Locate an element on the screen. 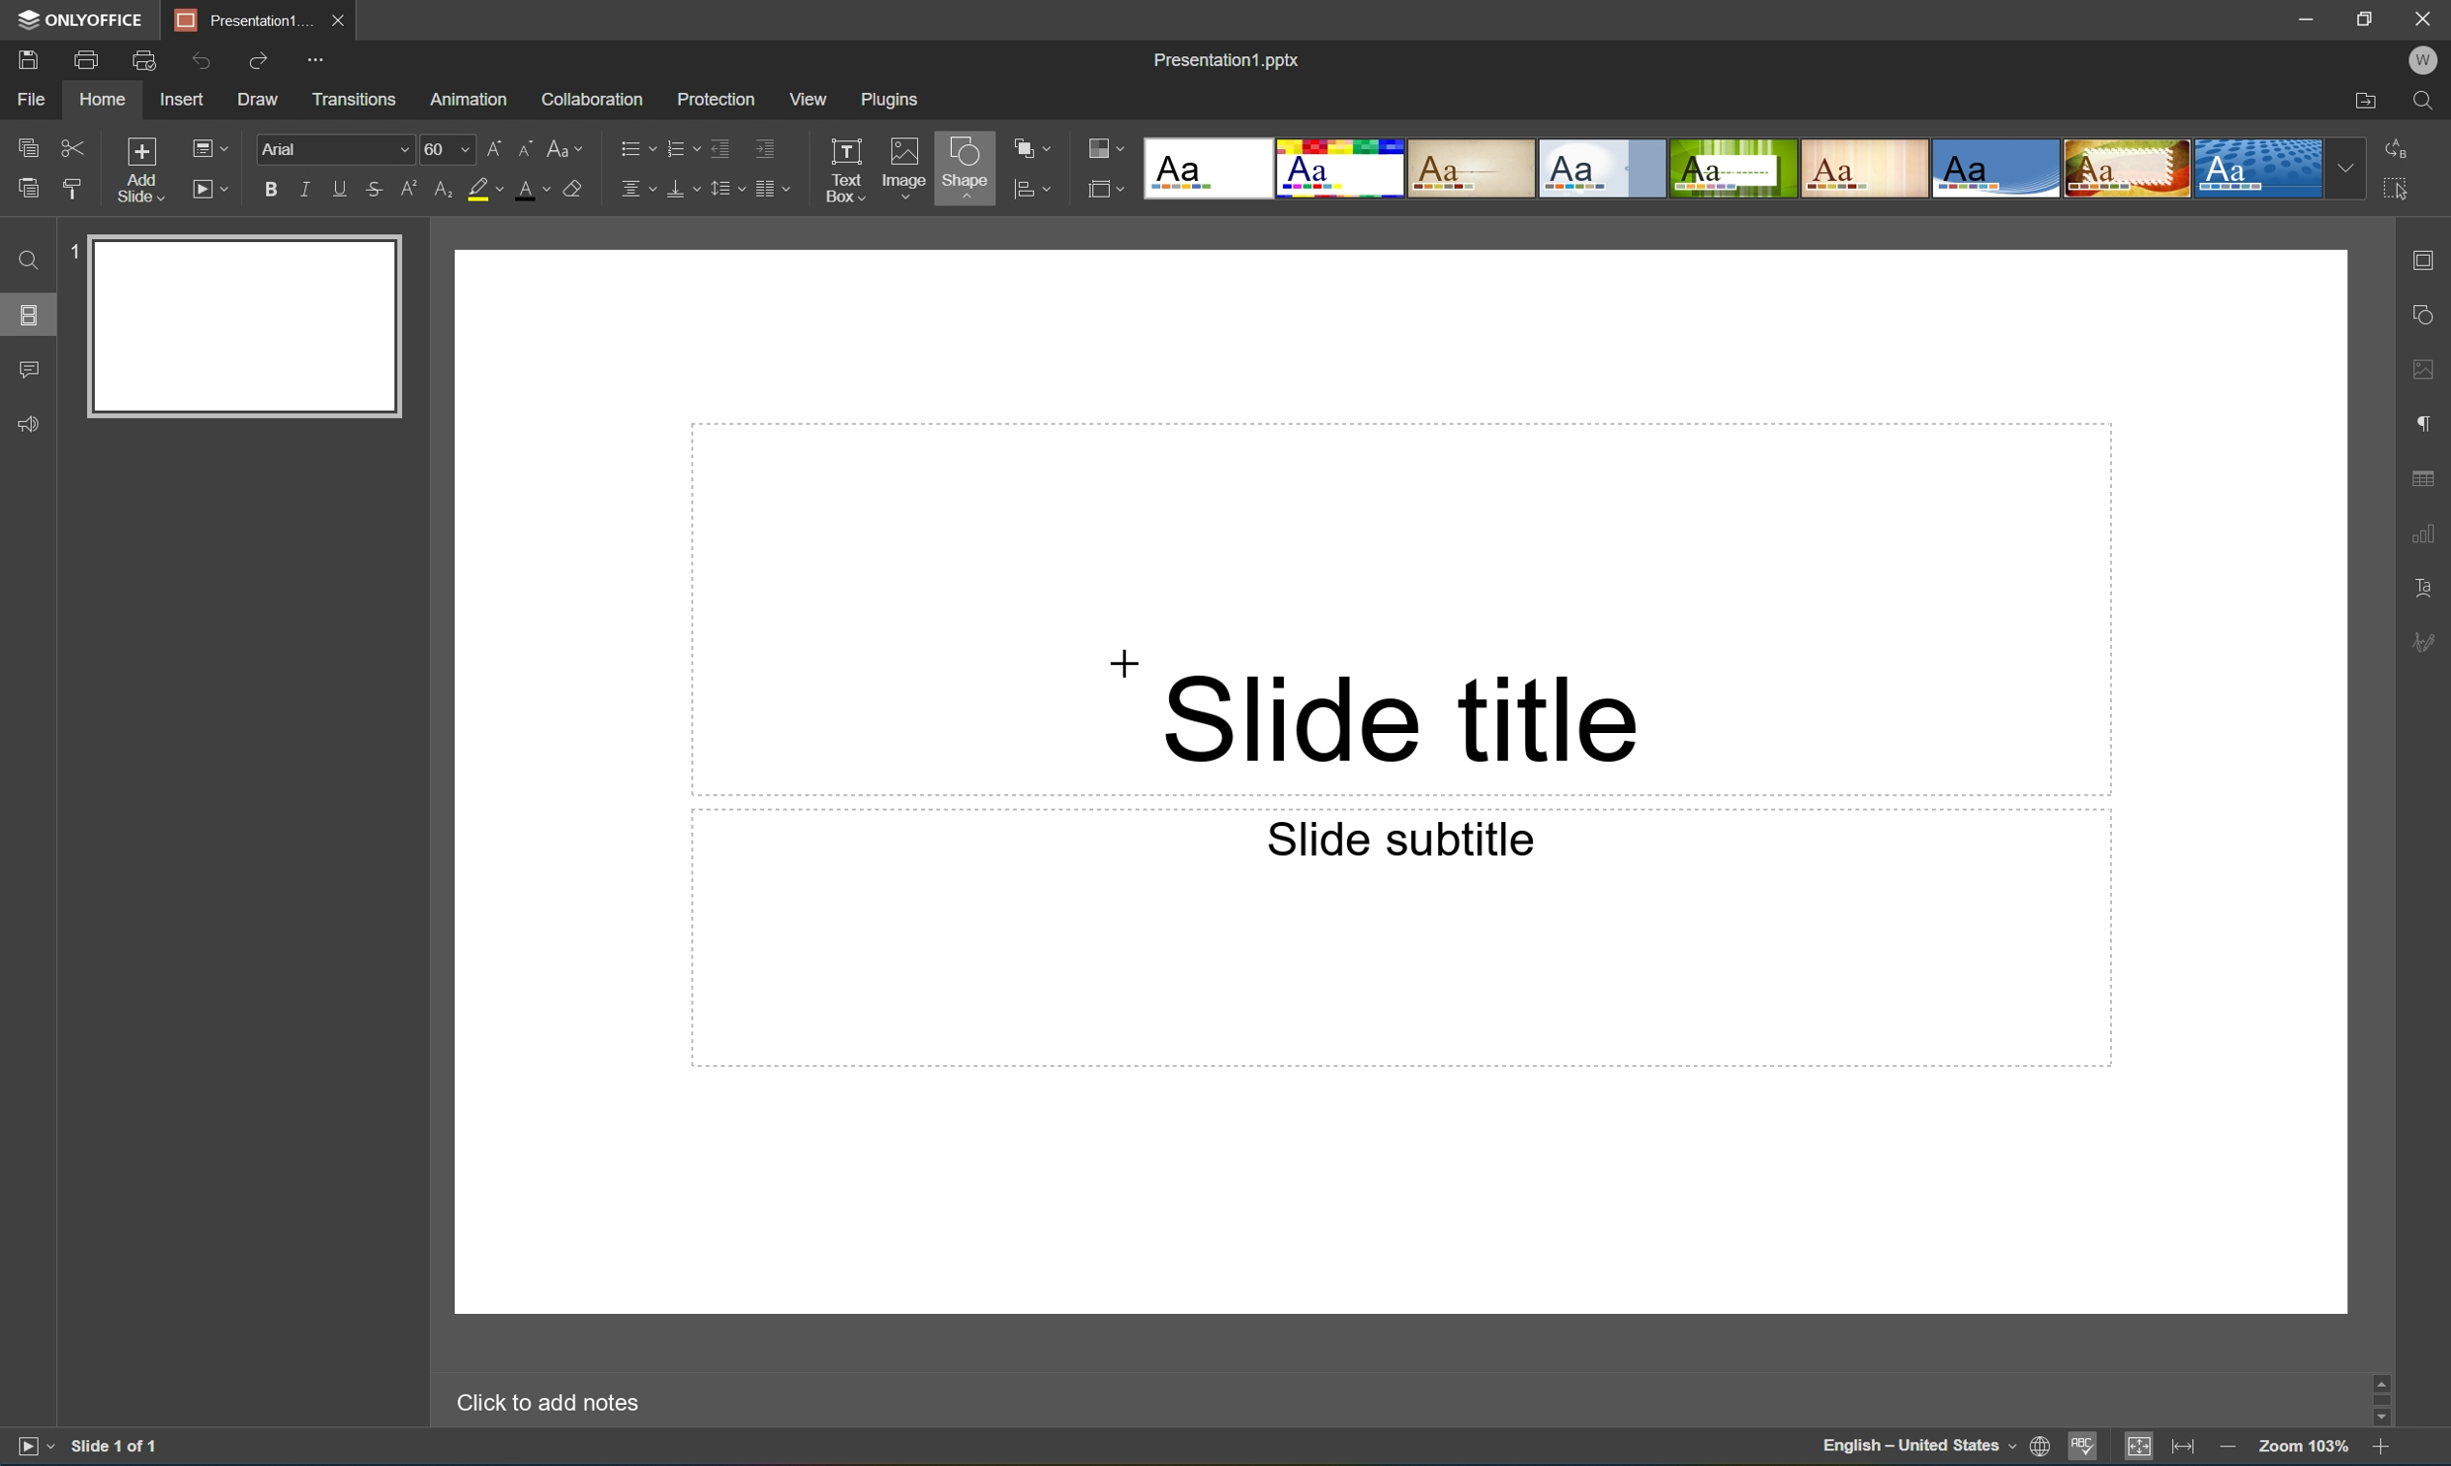 The height and width of the screenshot is (1466, 2451). Paste is located at coordinates (28, 191).